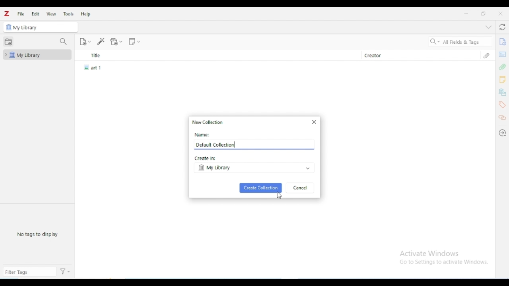  Describe the element at coordinates (445, 262) in the screenshot. I see `Go to Settings to activate Windows.` at that location.